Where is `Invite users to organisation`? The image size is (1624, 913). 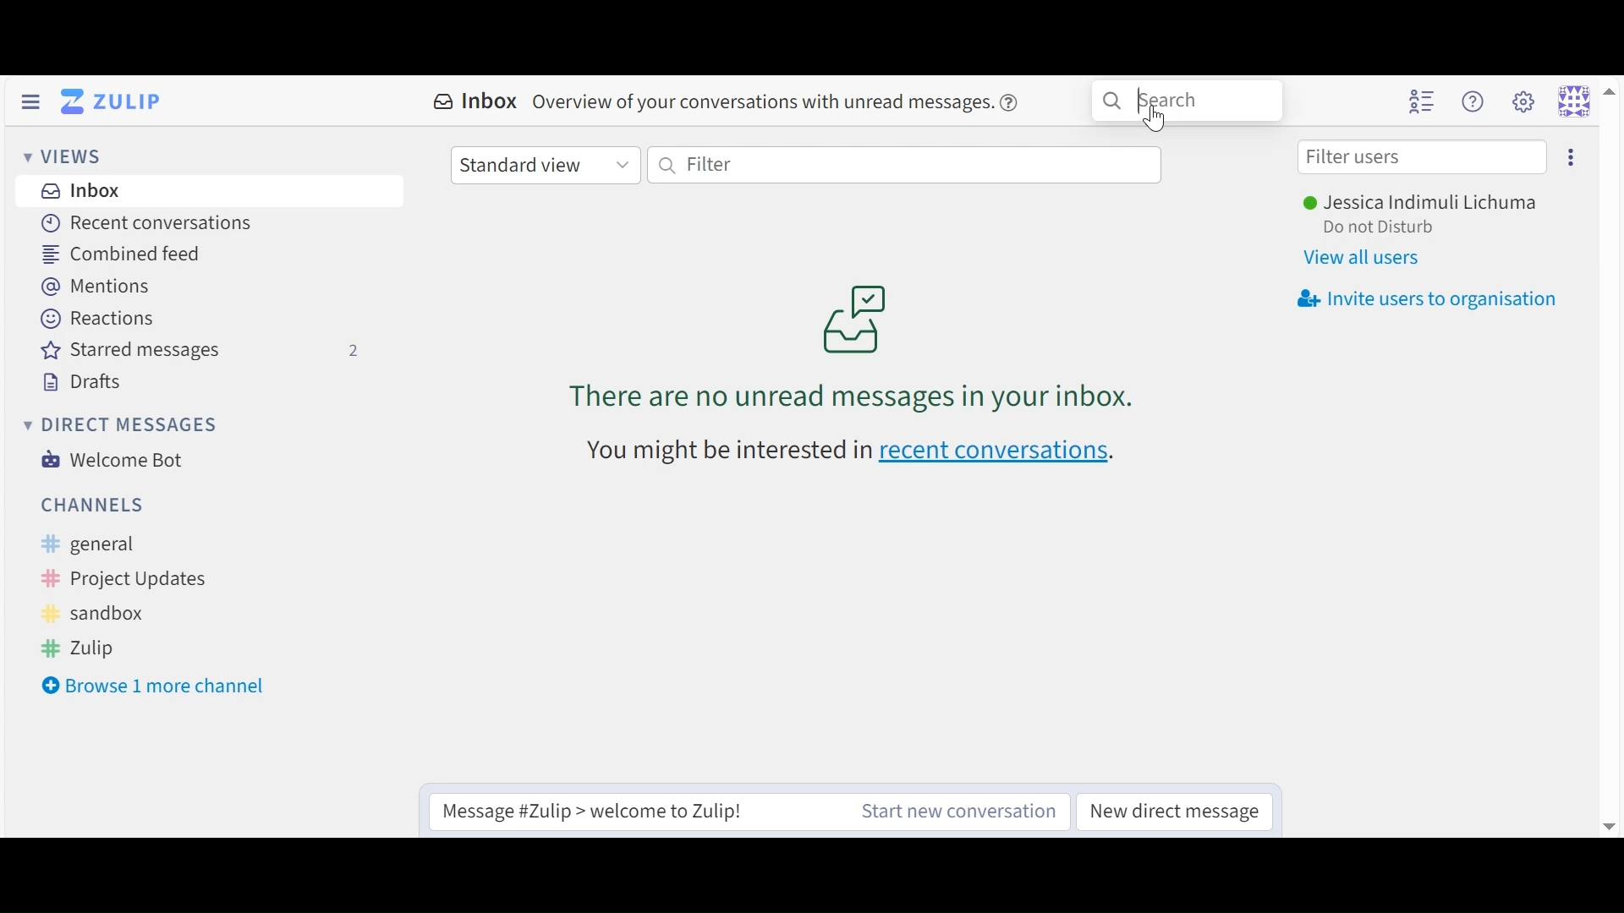 Invite users to organisation is located at coordinates (1429, 300).